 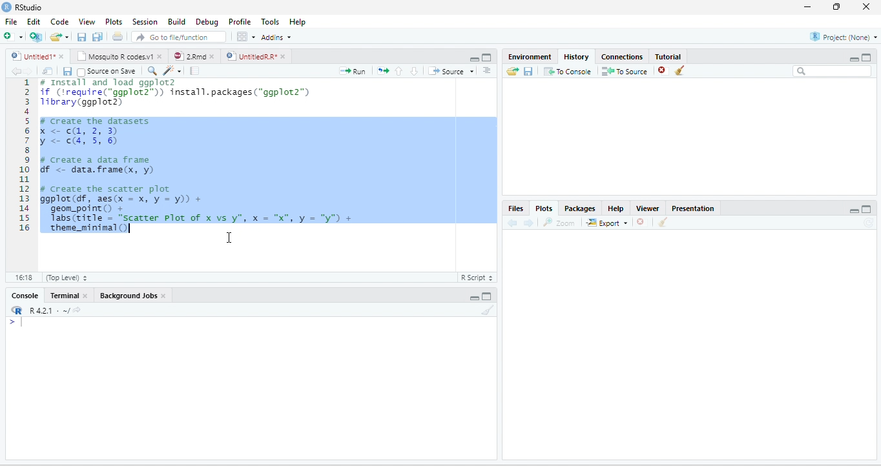 I want to click on To Source, so click(x=625, y=72).